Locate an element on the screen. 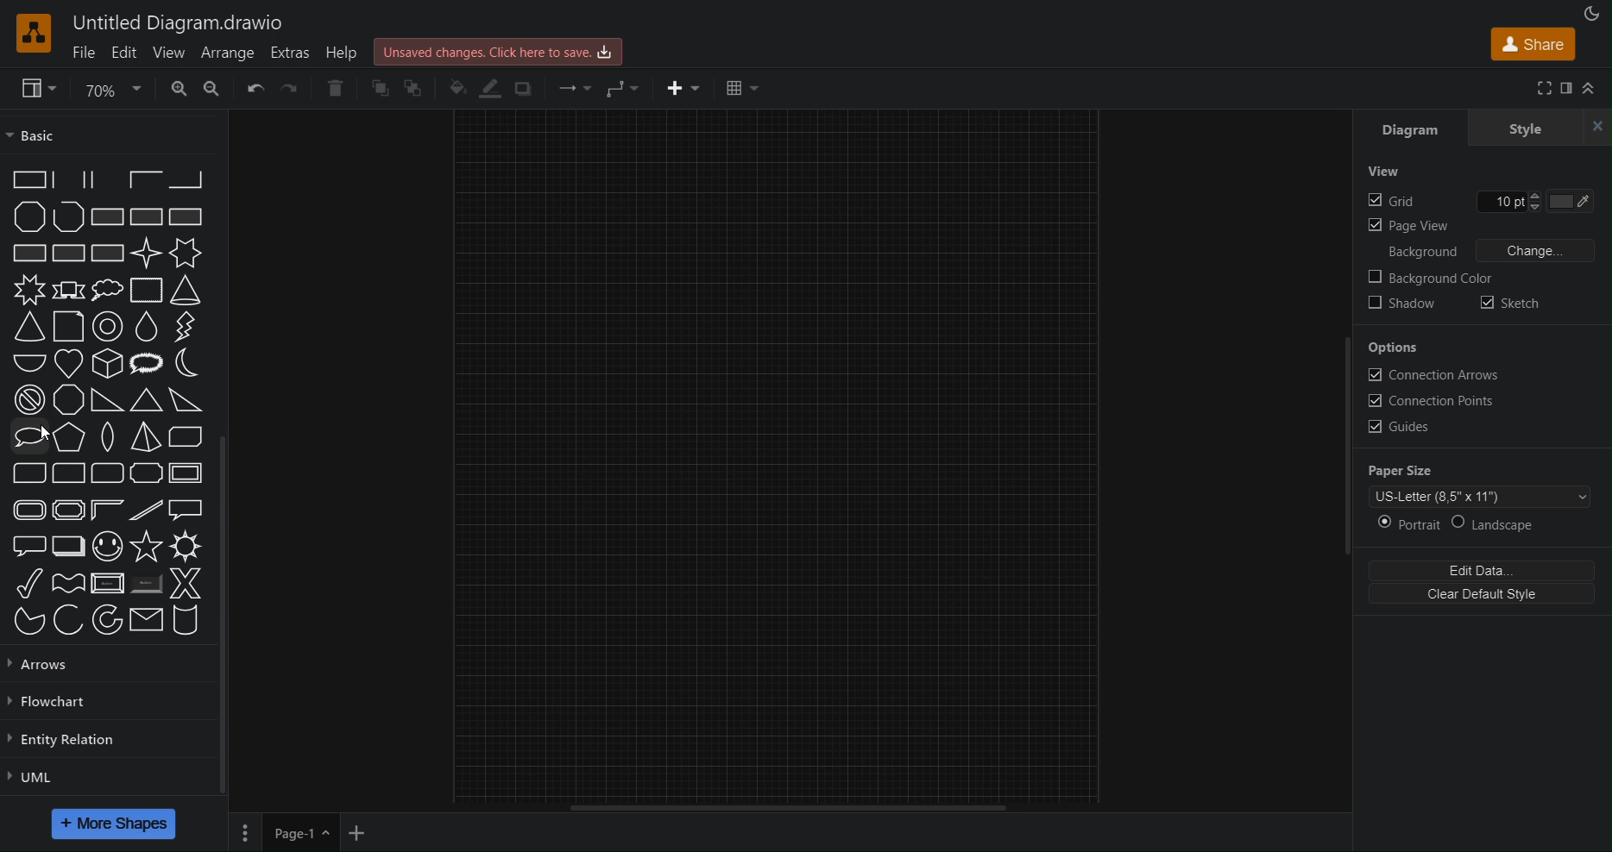 The height and width of the screenshot is (852, 1612). Table is located at coordinates (743, 90).